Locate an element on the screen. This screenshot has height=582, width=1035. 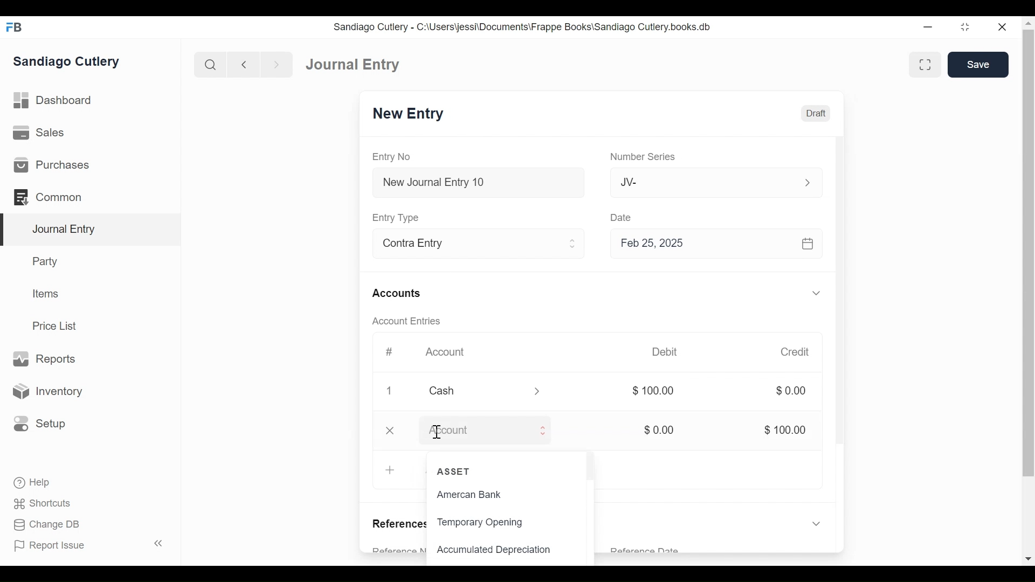
Credit is located at coordinates (797, 353).